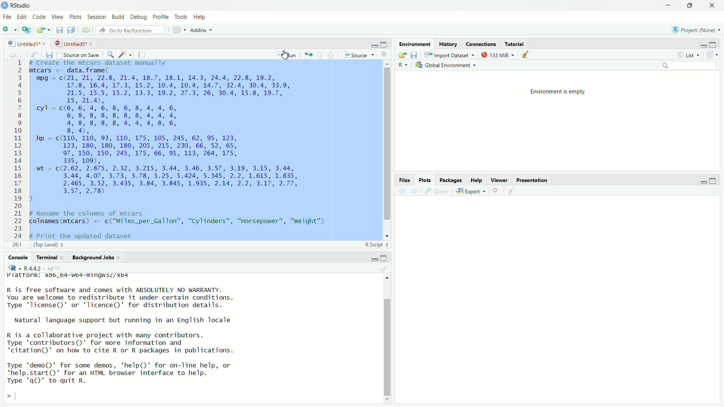  Describe the element at coordinates (75, 16) in the screenshot. I see `Plots` at that location.